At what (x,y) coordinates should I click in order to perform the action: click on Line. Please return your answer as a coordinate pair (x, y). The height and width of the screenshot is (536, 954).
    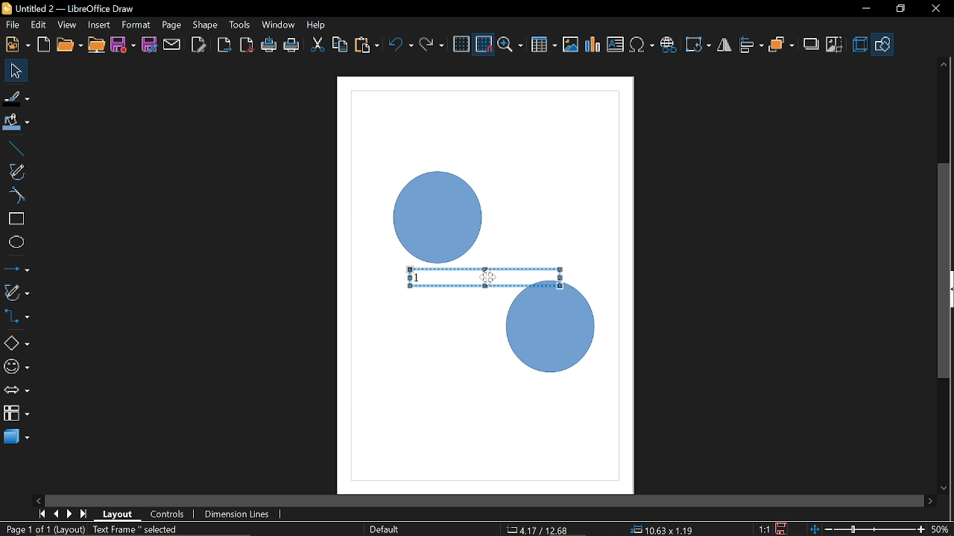
    Looking at the image, I should click on (14, 149).